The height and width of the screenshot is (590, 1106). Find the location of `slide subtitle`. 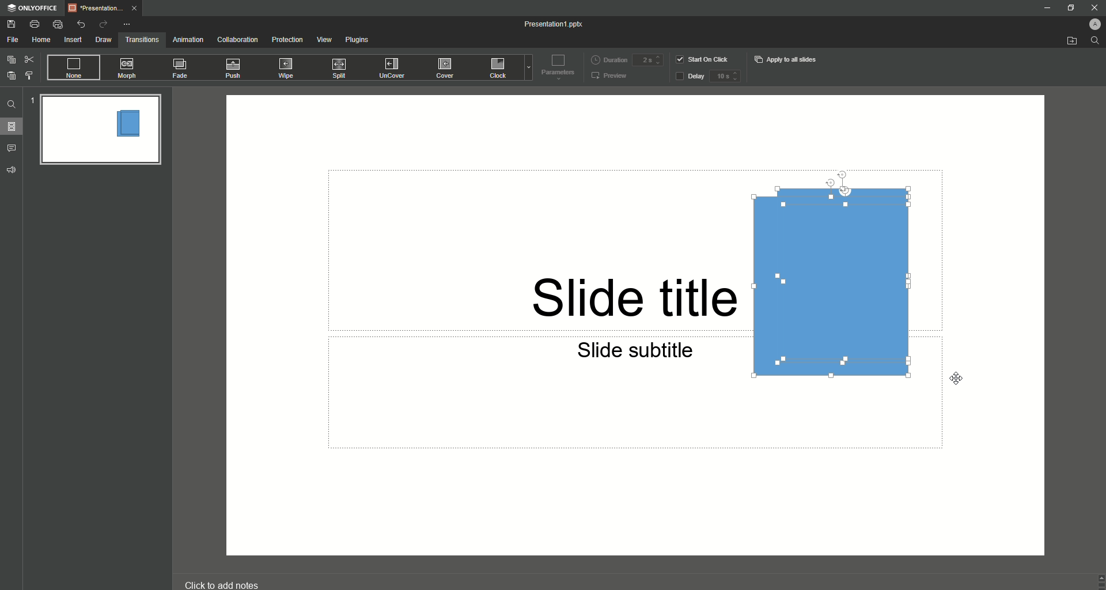

slide subtitle is located at coordinates (635, 351).